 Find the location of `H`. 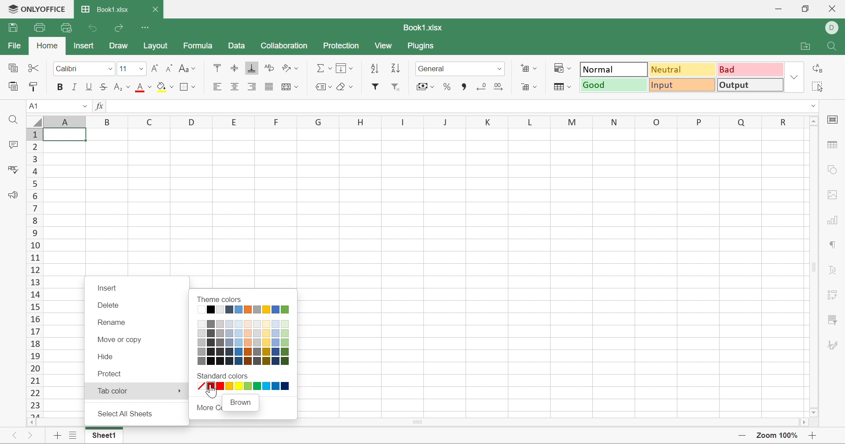

H is located at coordinates (359, 122).